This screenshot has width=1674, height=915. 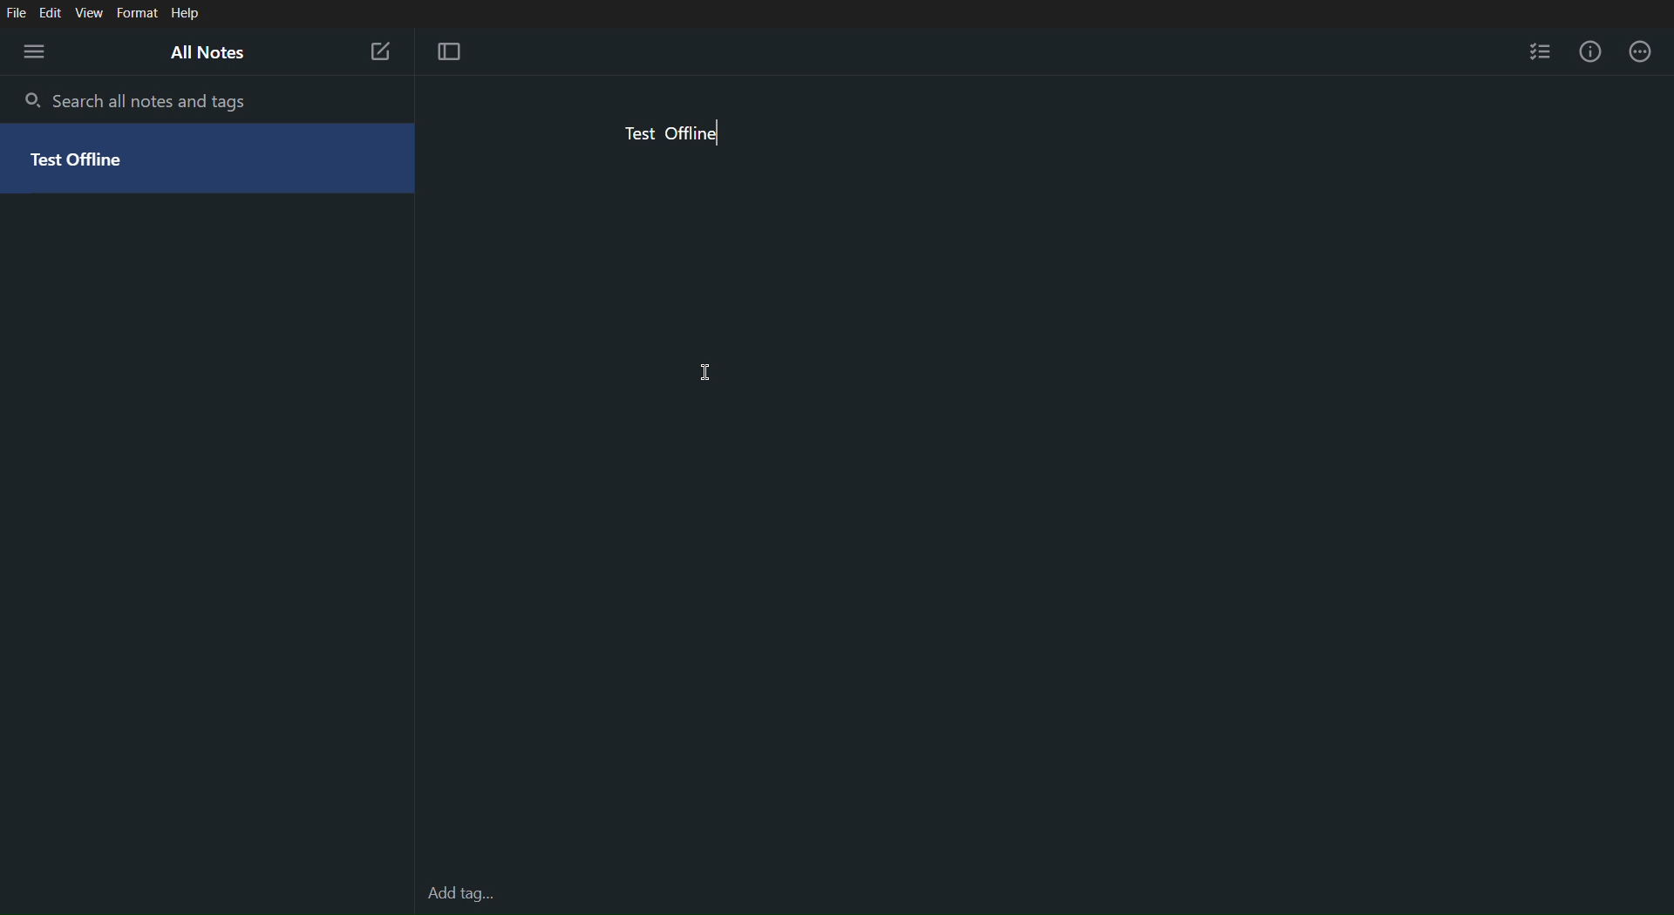 What do you see at coordinates (461, 893) in the screenshot?
I see `Add tag` at bounding box center [461, 893].